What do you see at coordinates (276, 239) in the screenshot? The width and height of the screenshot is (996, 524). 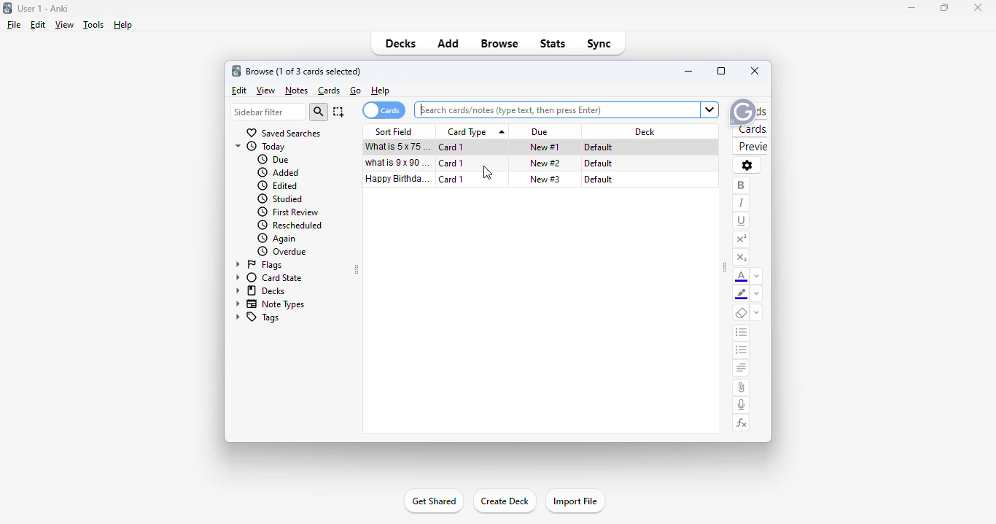 I see `again` at bounding box center [276, 239].